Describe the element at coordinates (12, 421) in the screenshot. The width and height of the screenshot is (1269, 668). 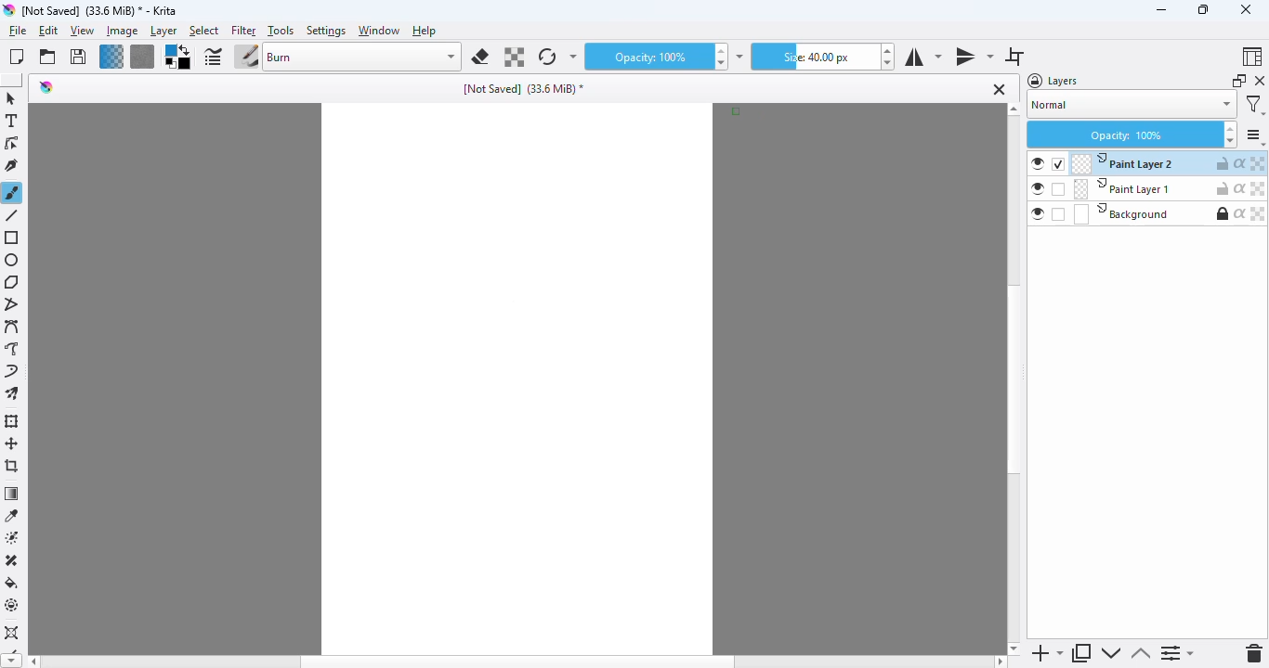
I see `transform a layer or a selection` at that location.